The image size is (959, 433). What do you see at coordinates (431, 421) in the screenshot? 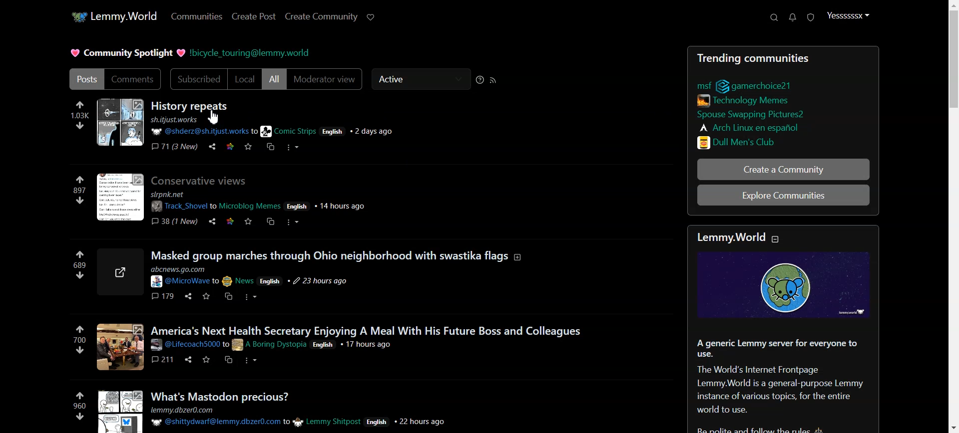
I see `22 hours ago` at bounding box center [431, 421].